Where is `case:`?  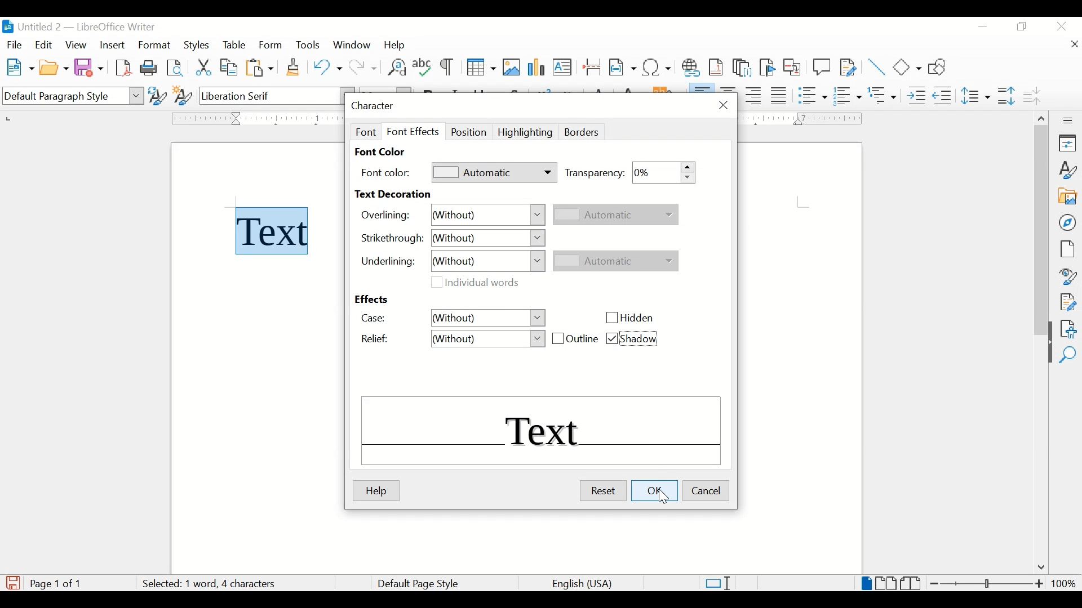
case: is located at coordinates (374, 319).